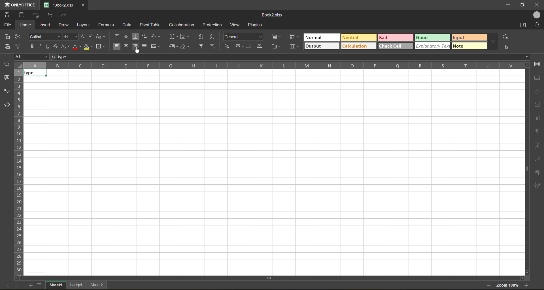 Image resolution: width=544 pixels, height=290 pixels. What do you see at coordinates (38, 73) in the screenshot?
I see `type` at bounding box center [38, 73].